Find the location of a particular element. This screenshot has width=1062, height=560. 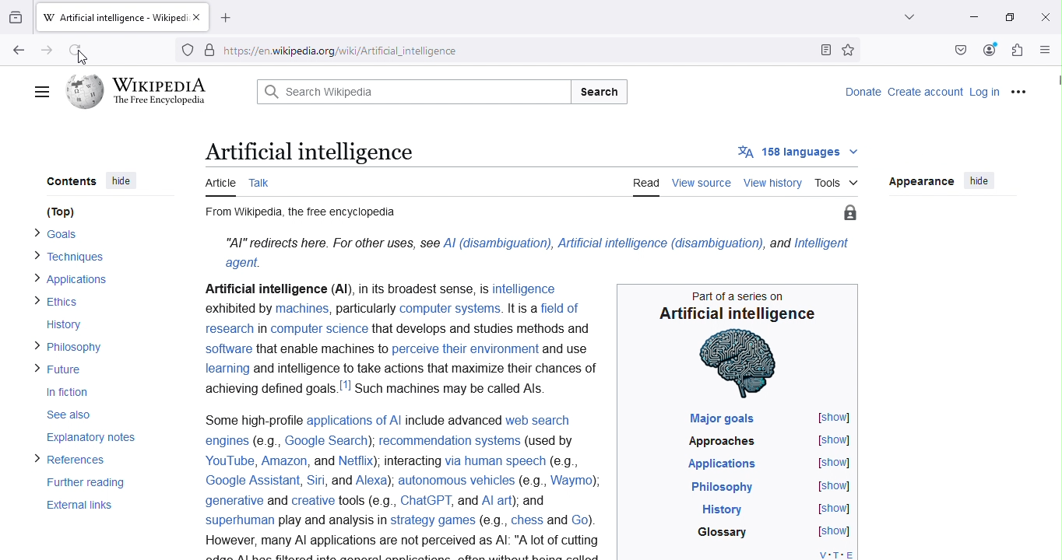

W Artificial intelligence - Wikiped: is located at coordinates (111, 18).